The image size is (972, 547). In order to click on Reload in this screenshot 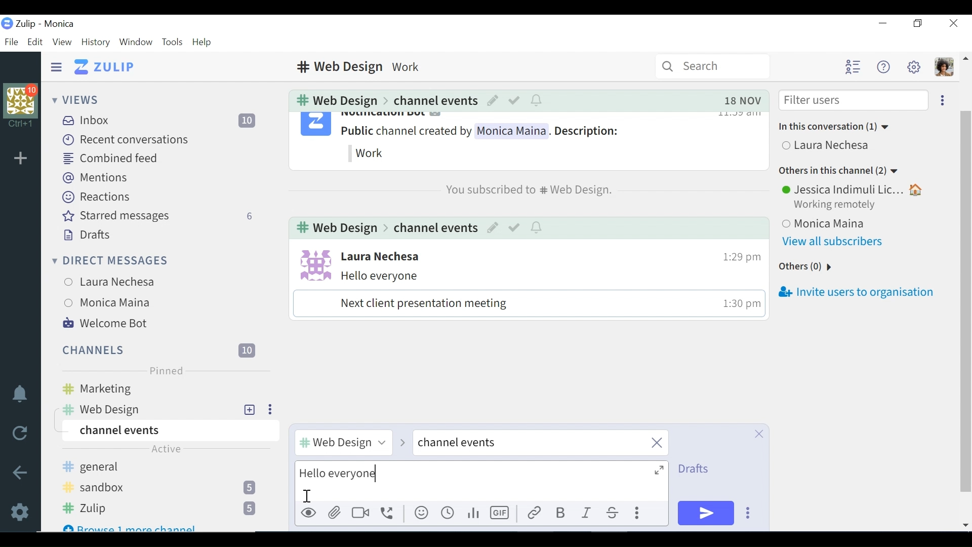, I will do `click(19, 433)`.